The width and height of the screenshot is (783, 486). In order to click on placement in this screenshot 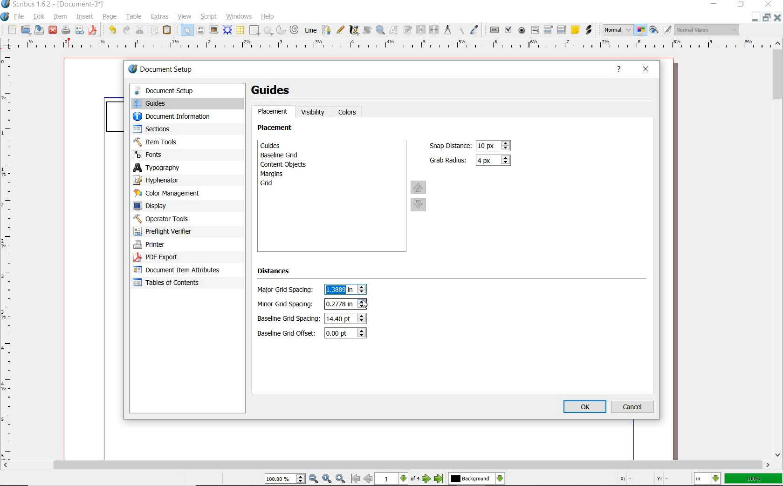, I will do `click(277, 129)`.